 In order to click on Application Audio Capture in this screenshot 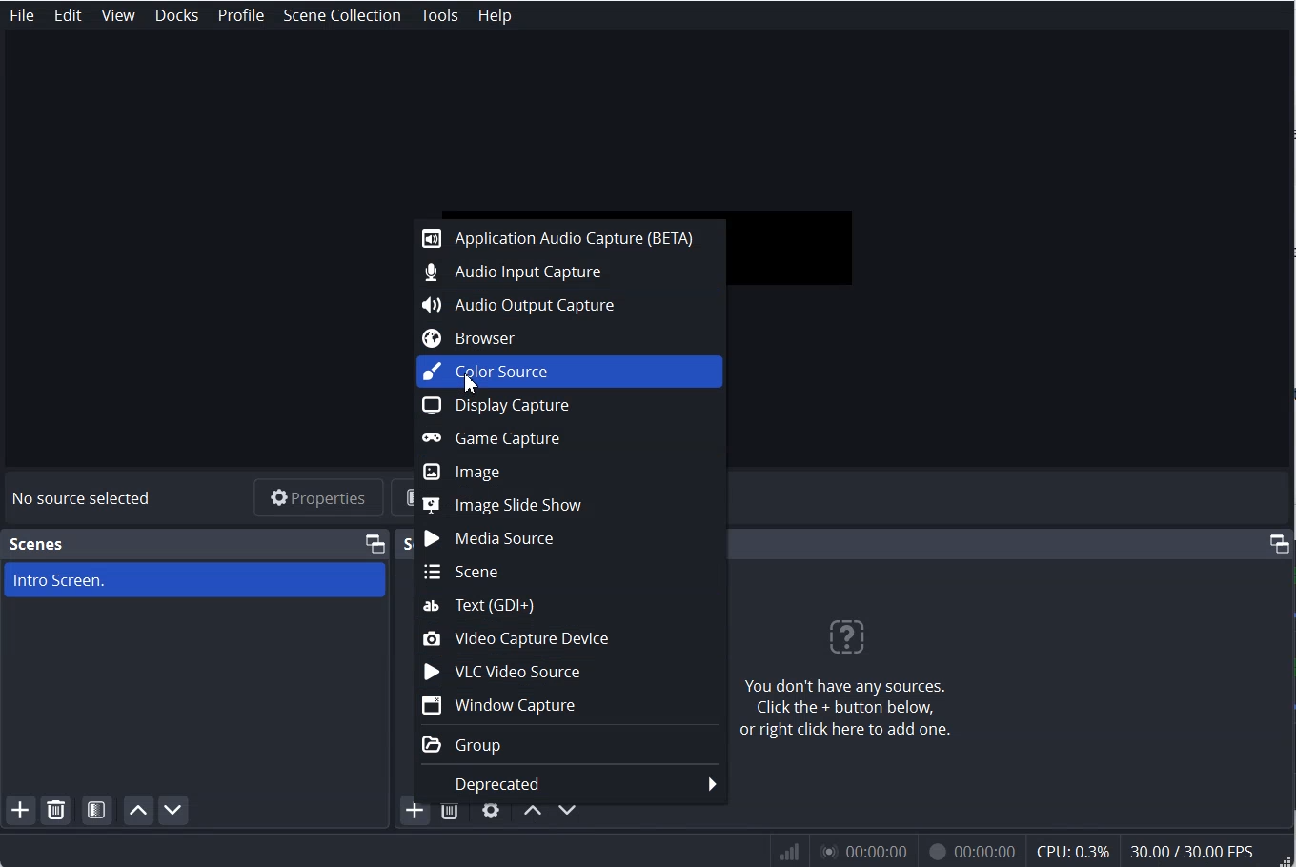, I will do `click(570, 237)`.